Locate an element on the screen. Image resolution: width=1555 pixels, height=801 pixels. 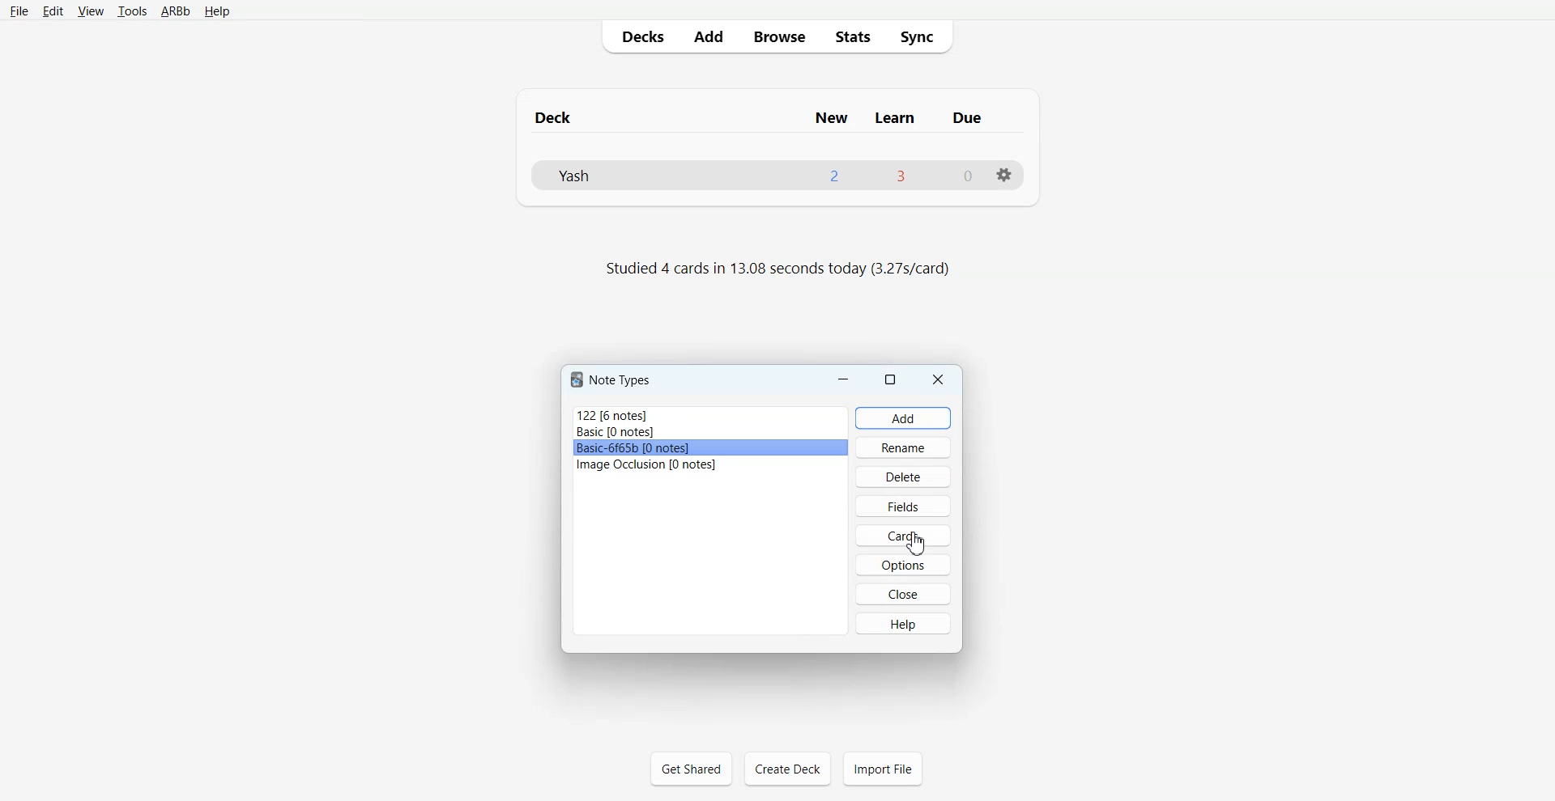
Settings is located at coordinates (1005, 176).